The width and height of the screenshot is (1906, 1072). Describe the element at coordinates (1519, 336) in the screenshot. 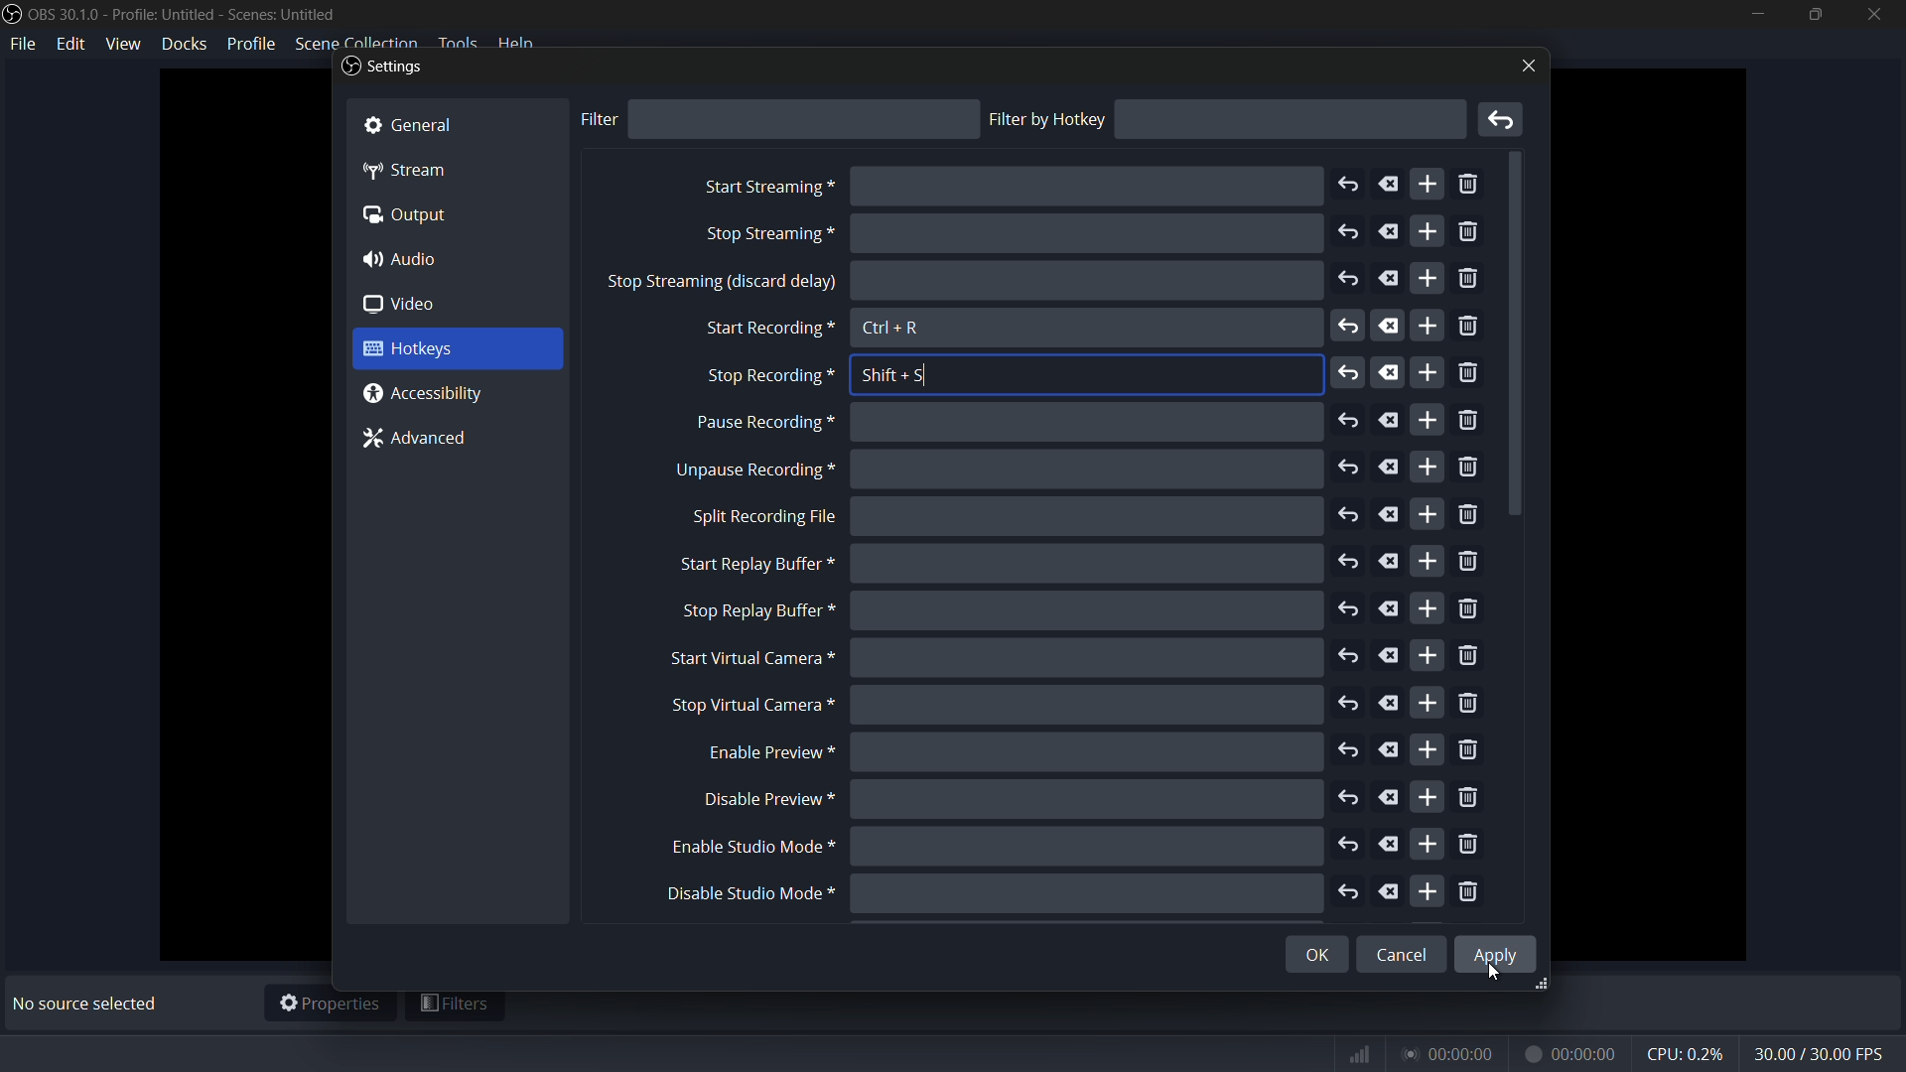

I see `scroll down` at that location.